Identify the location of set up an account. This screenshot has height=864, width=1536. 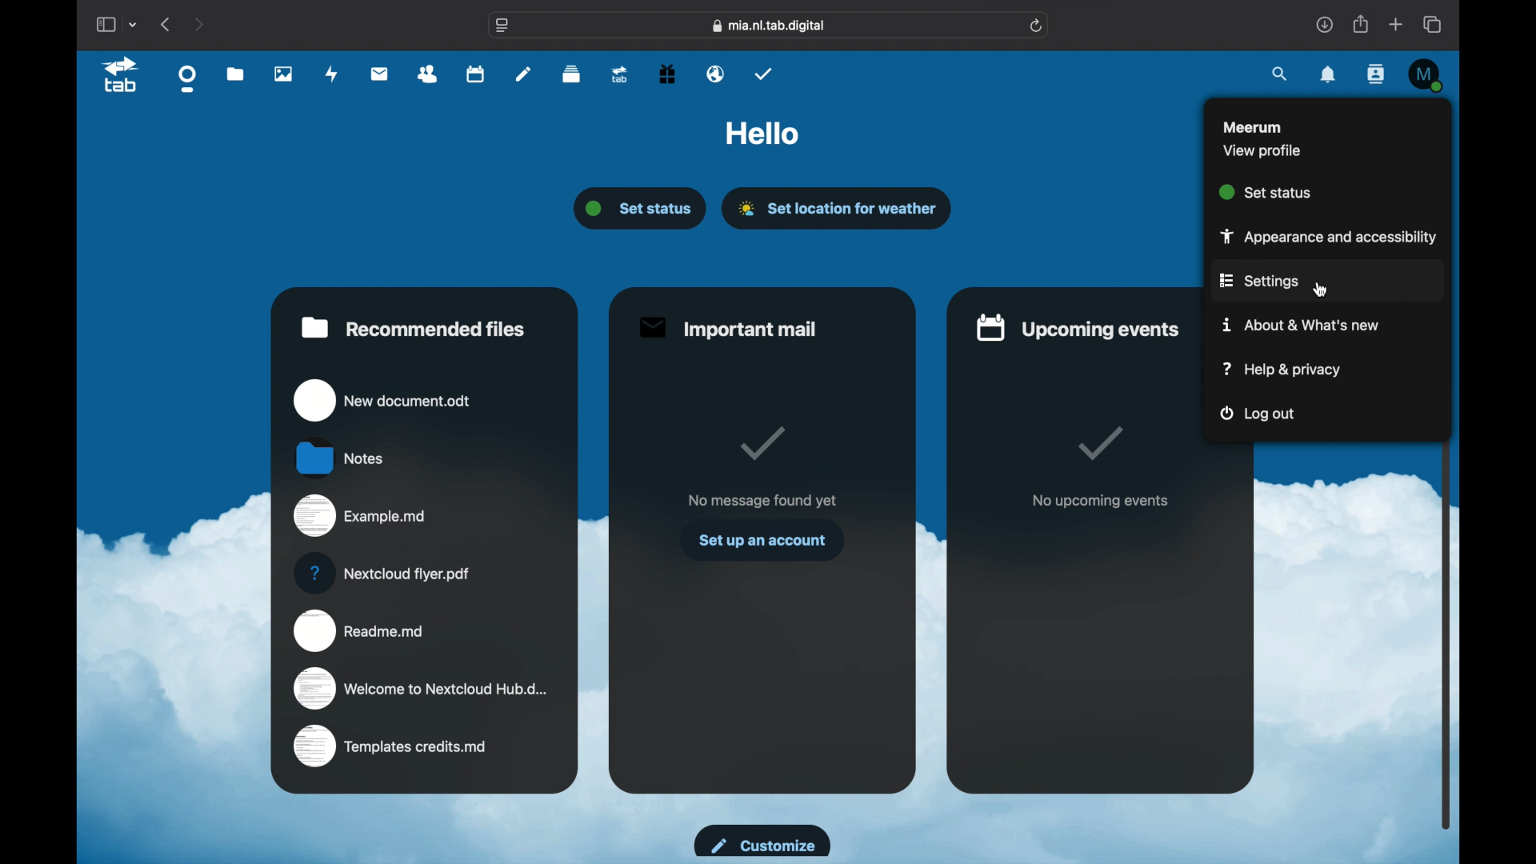
(763, 539).